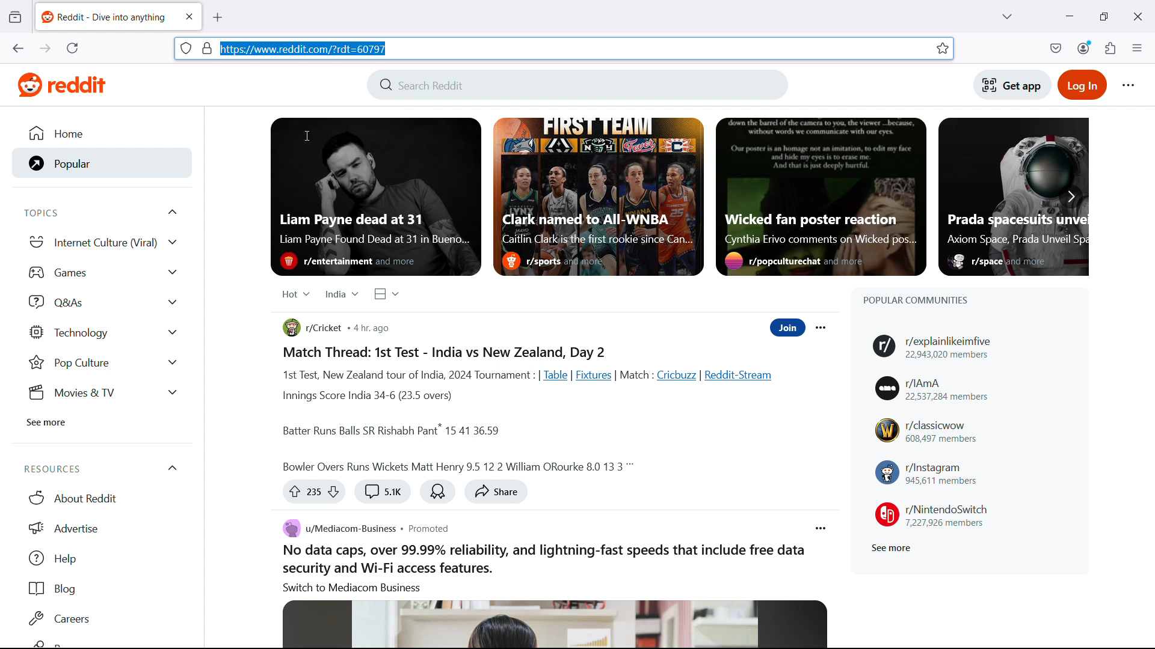 Image resolution: width=1155 pixels, height=649 pixels. I want to click on minimize, so click(1070, 15).